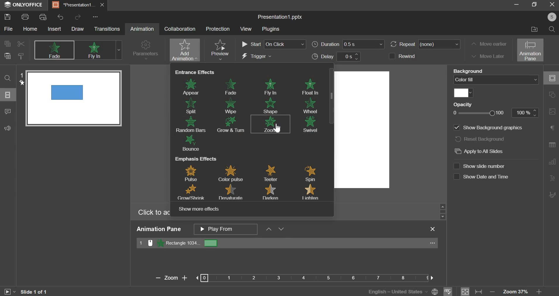  What do you see at coordinates (397, 292) in the screenshot?
I see `English - Unites States` at bounding box center [397, 292].